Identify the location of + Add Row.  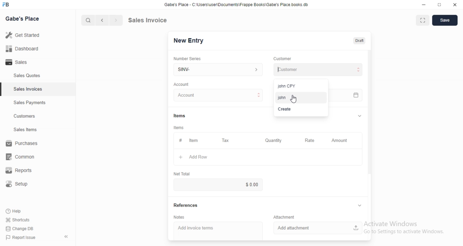
(201, 157).